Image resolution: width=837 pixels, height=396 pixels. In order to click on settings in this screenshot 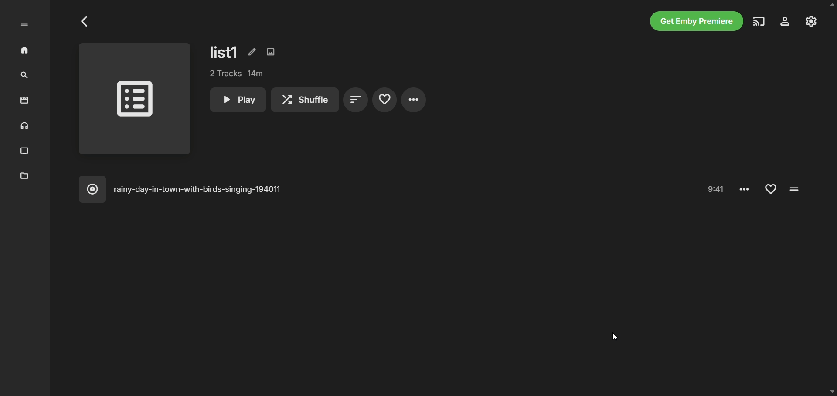, I will do `click(414, 100)`.